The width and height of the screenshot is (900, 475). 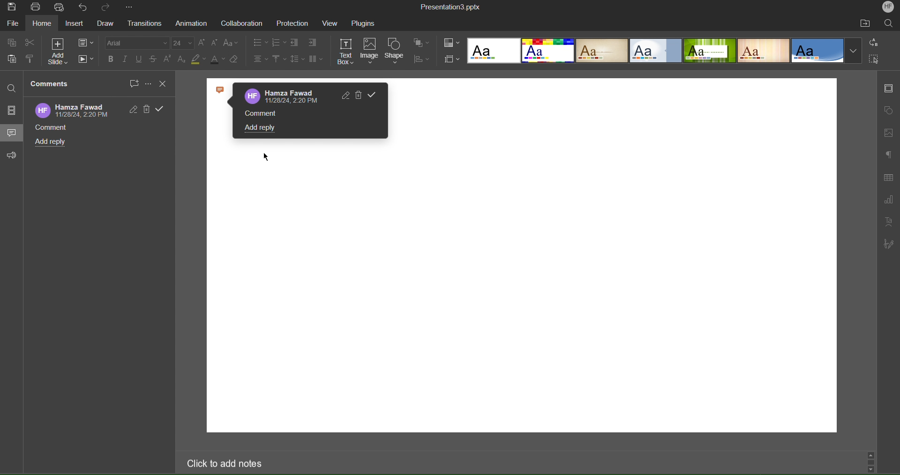 What do you see at coordinates (83, 7) in the screenshot?
I see `Undo` at bounding box center [83, 7].